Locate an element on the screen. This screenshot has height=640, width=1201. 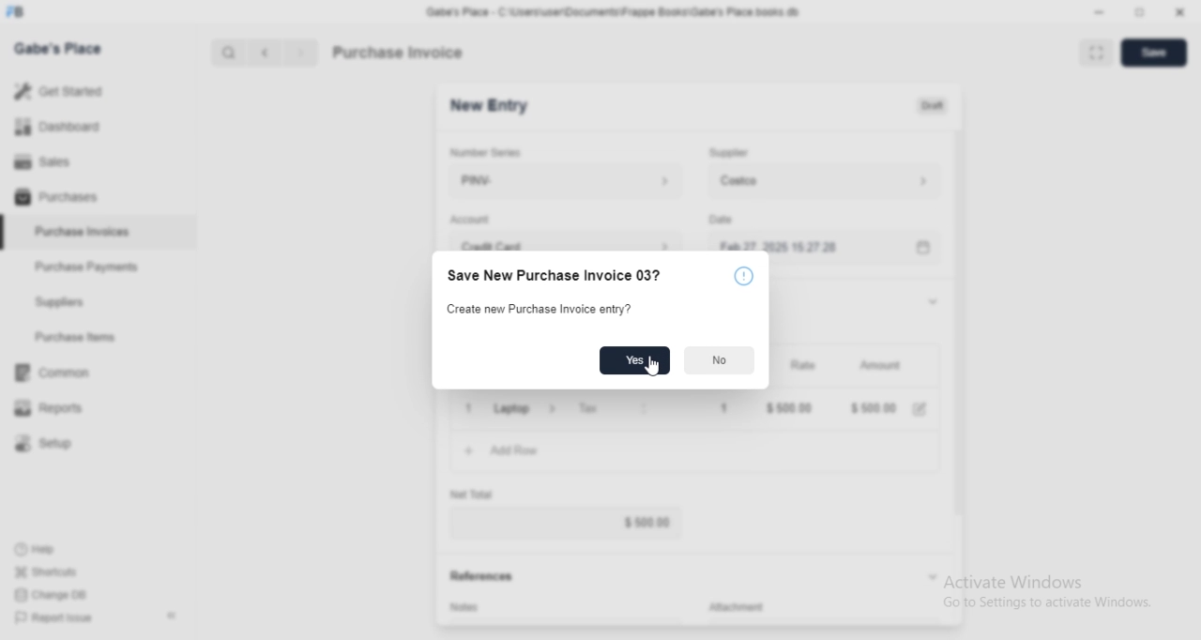
Collapse is located at coordinates (172, 616).